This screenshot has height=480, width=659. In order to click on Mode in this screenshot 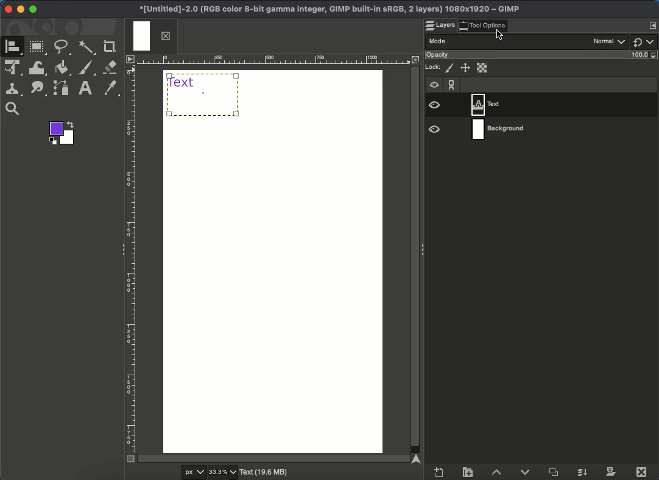, I will do `click(508, 41)`.